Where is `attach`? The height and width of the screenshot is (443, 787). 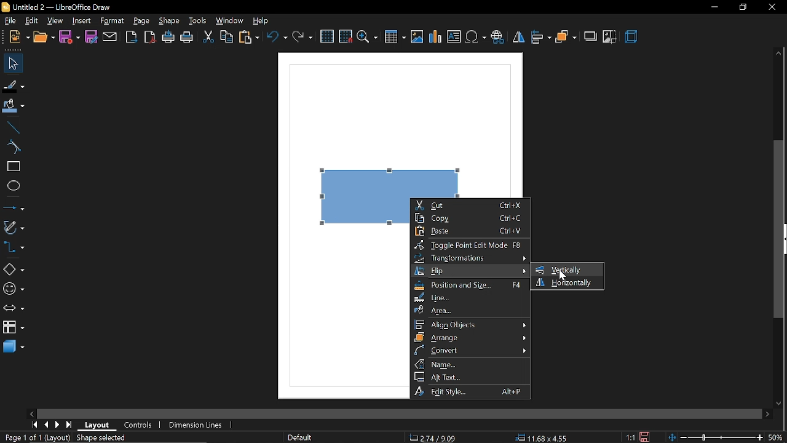 attach is located at coordinates (109, 38).